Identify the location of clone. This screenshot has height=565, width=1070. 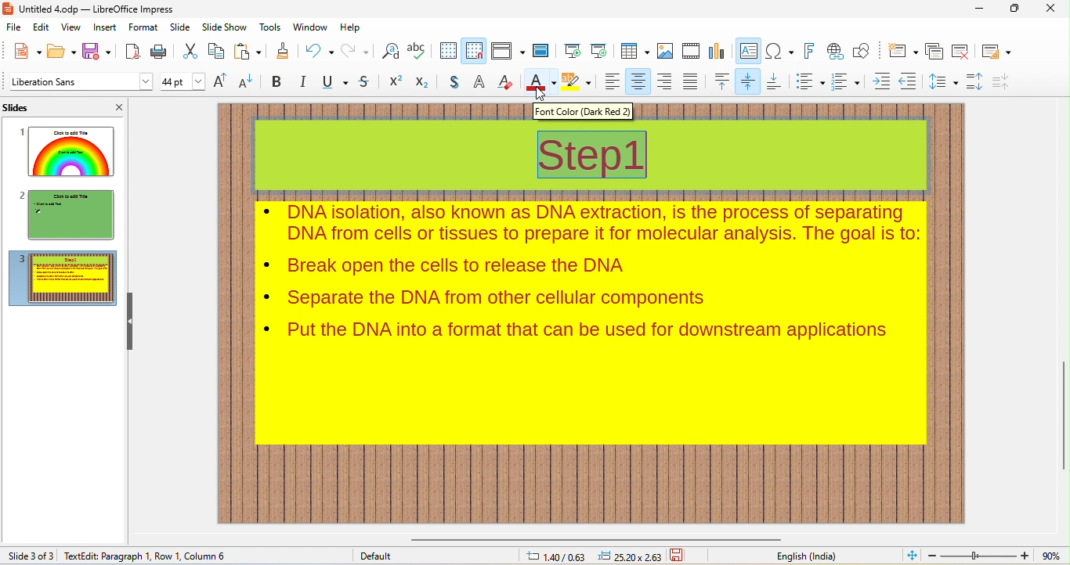
(283, 51).